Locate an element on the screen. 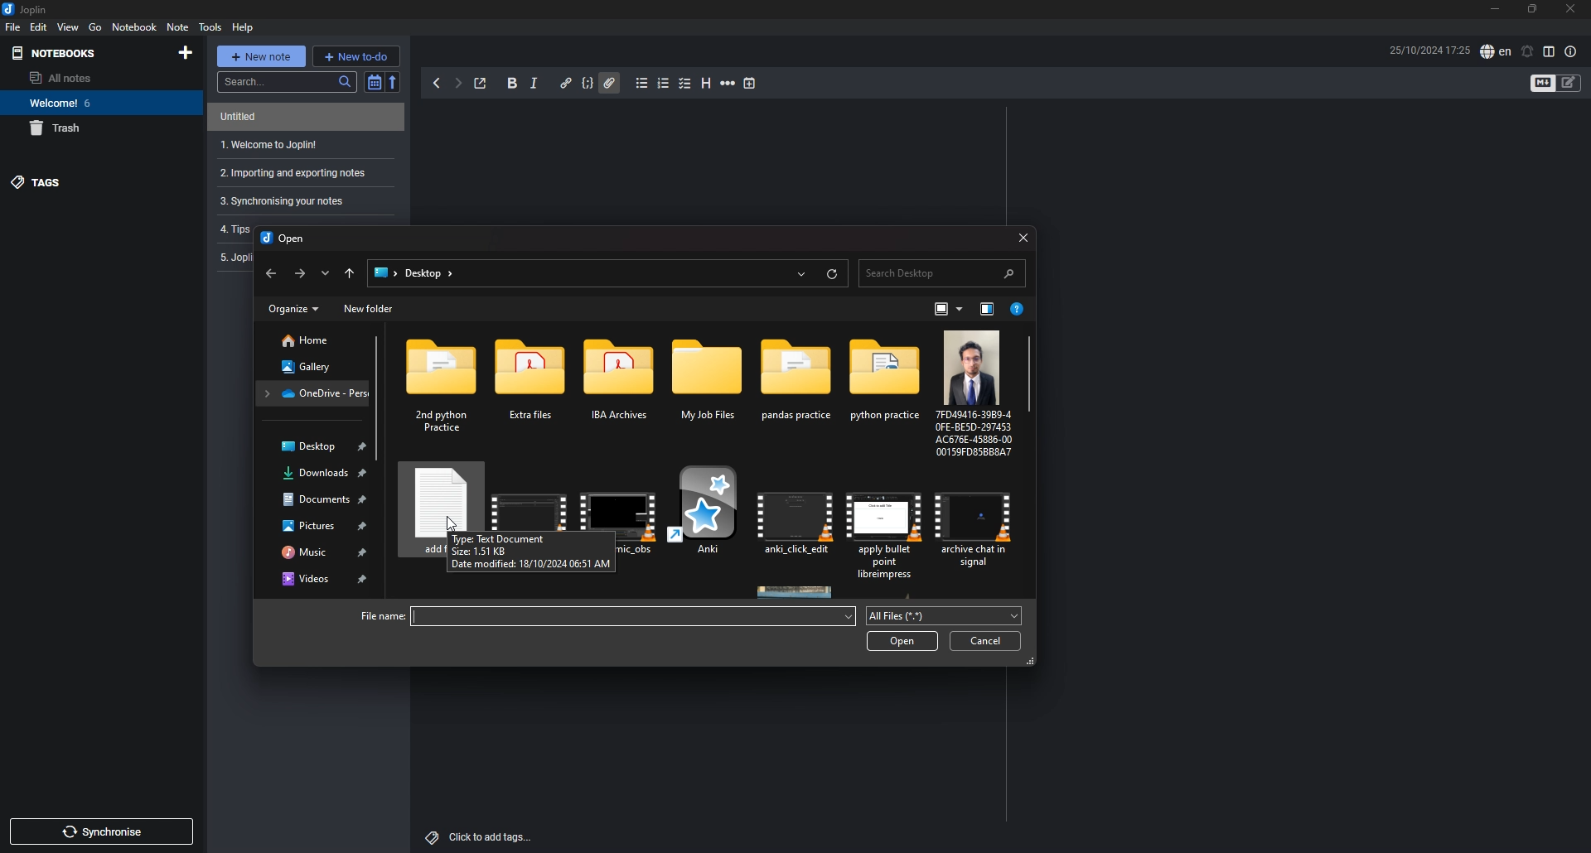  help is located at coordinates (243, 27).